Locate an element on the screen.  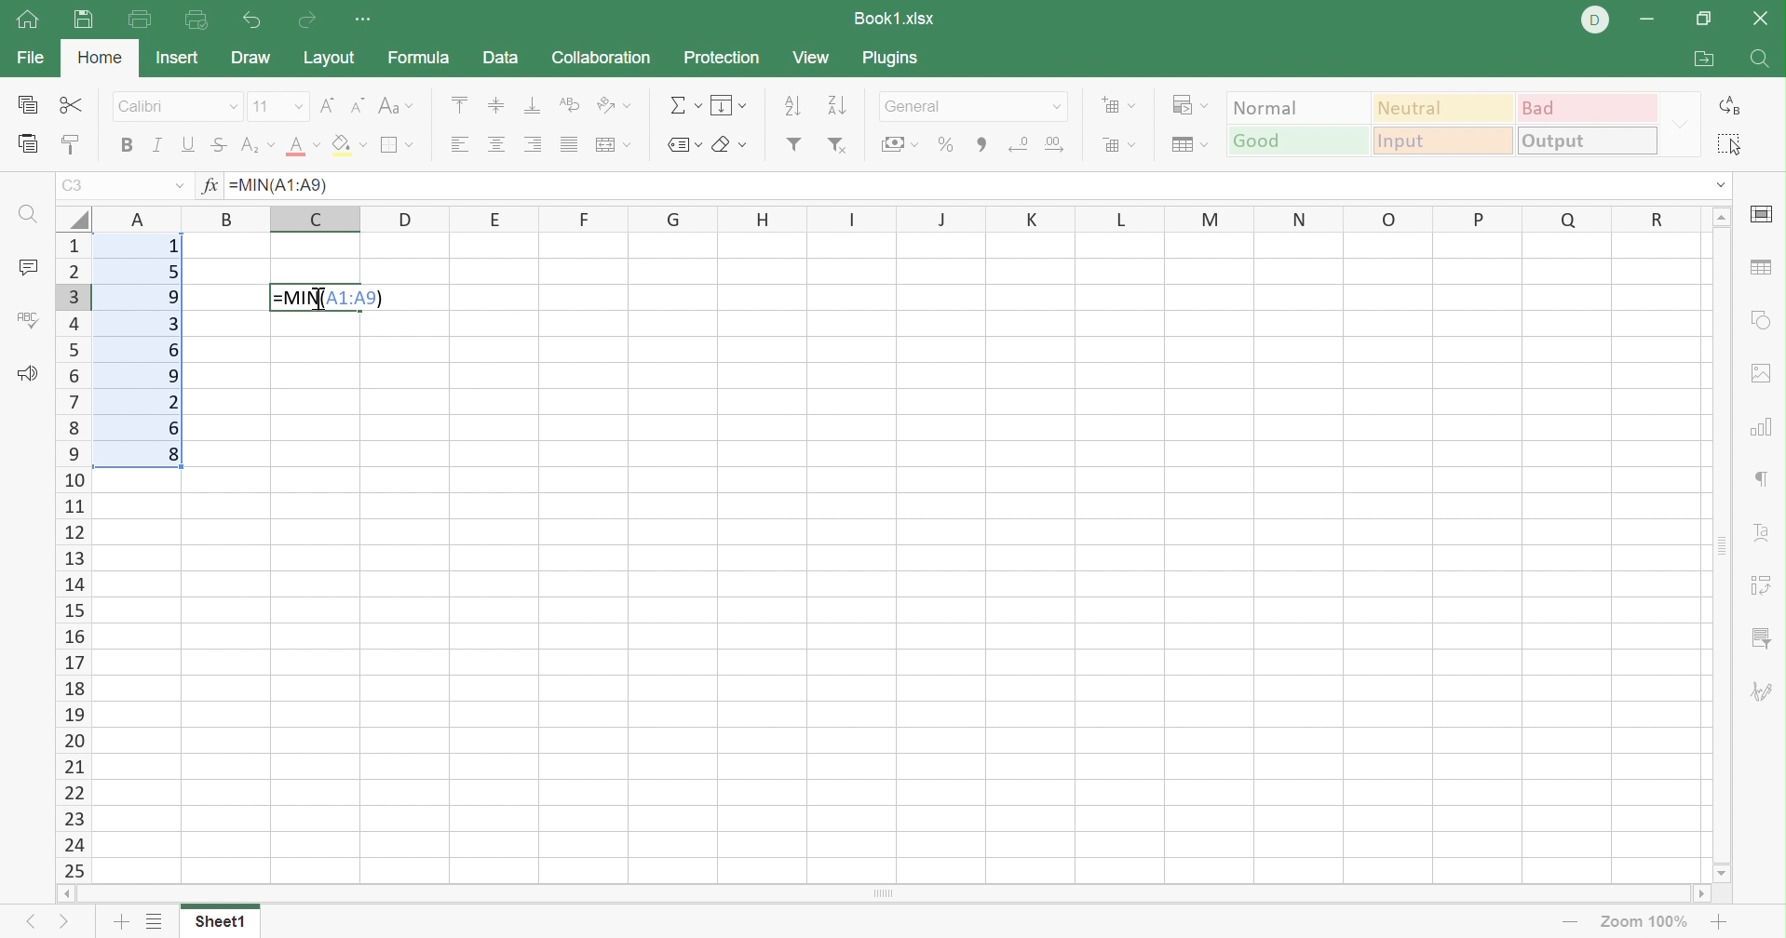
Insert is located at coordinates (177, 60).